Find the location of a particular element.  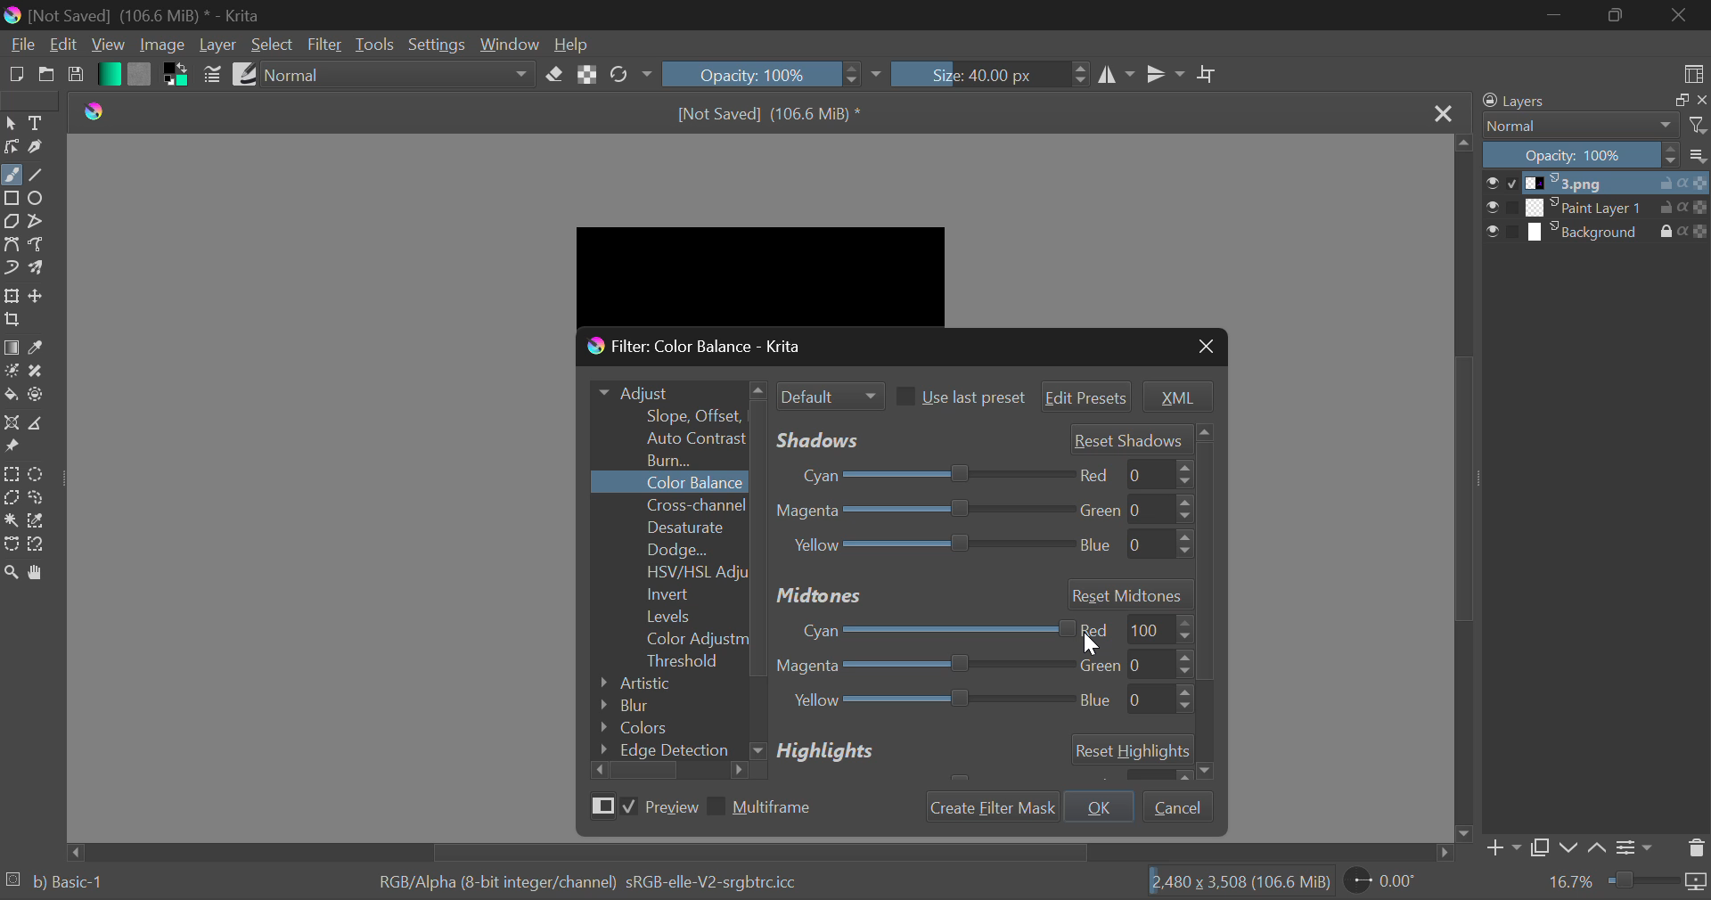

Image is located at coordinates (159, 45).